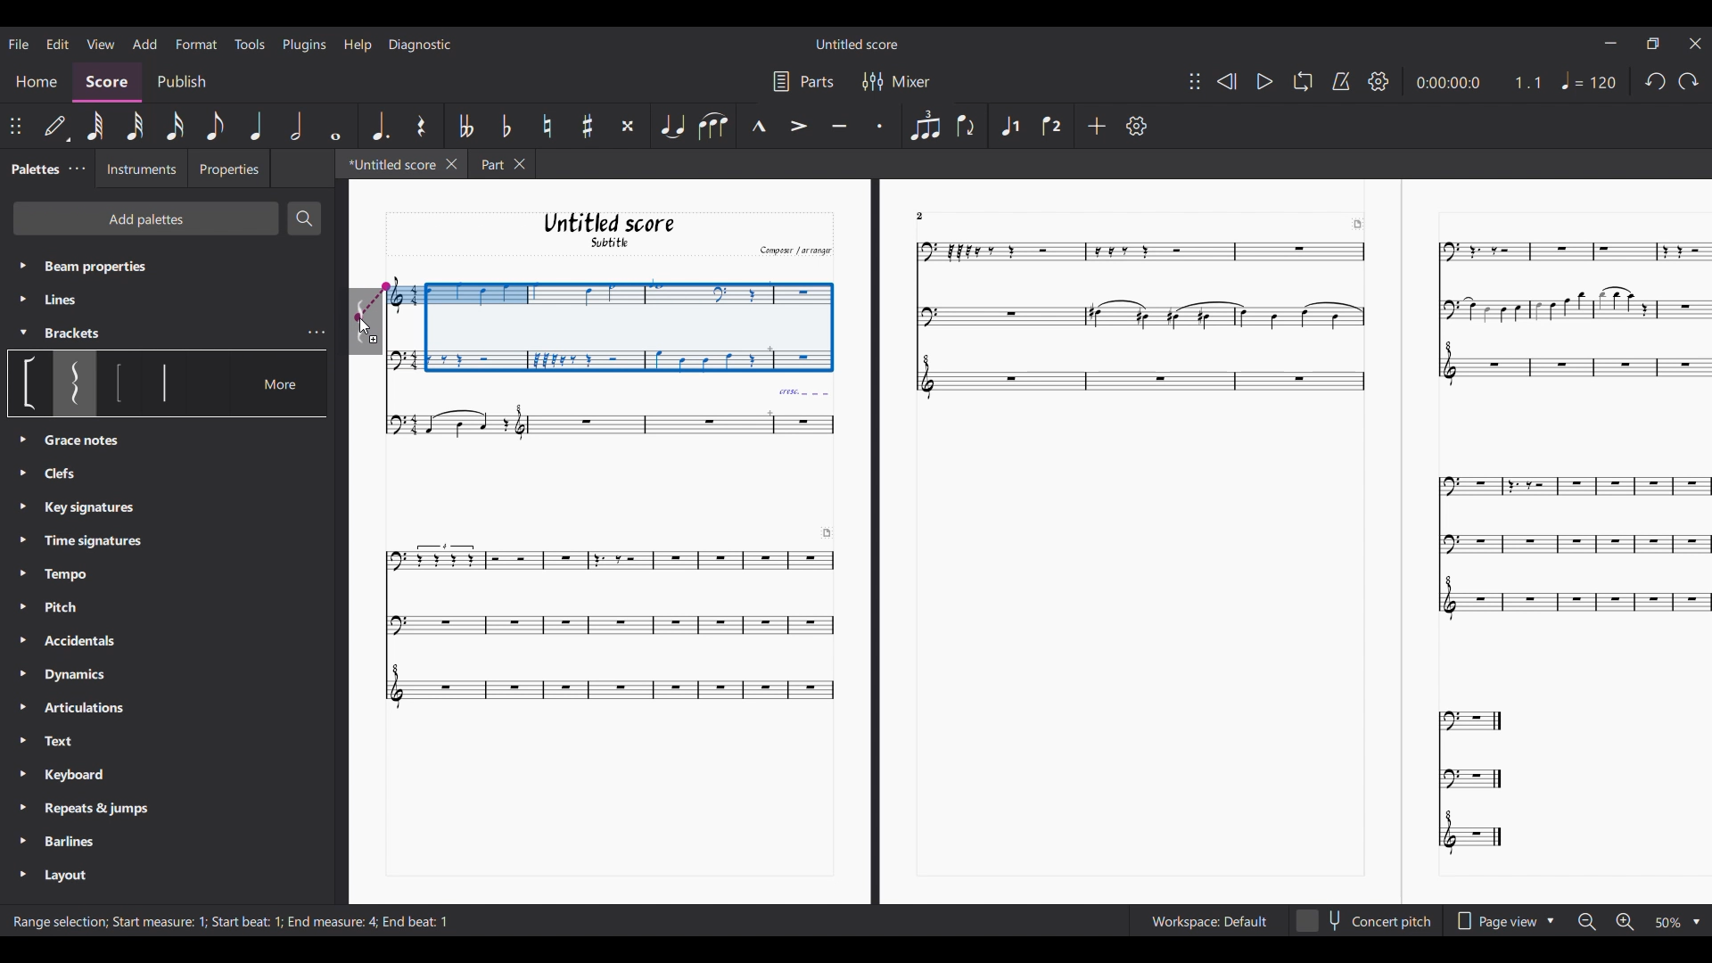  I want to click on Beam properties, so click(139, 266).